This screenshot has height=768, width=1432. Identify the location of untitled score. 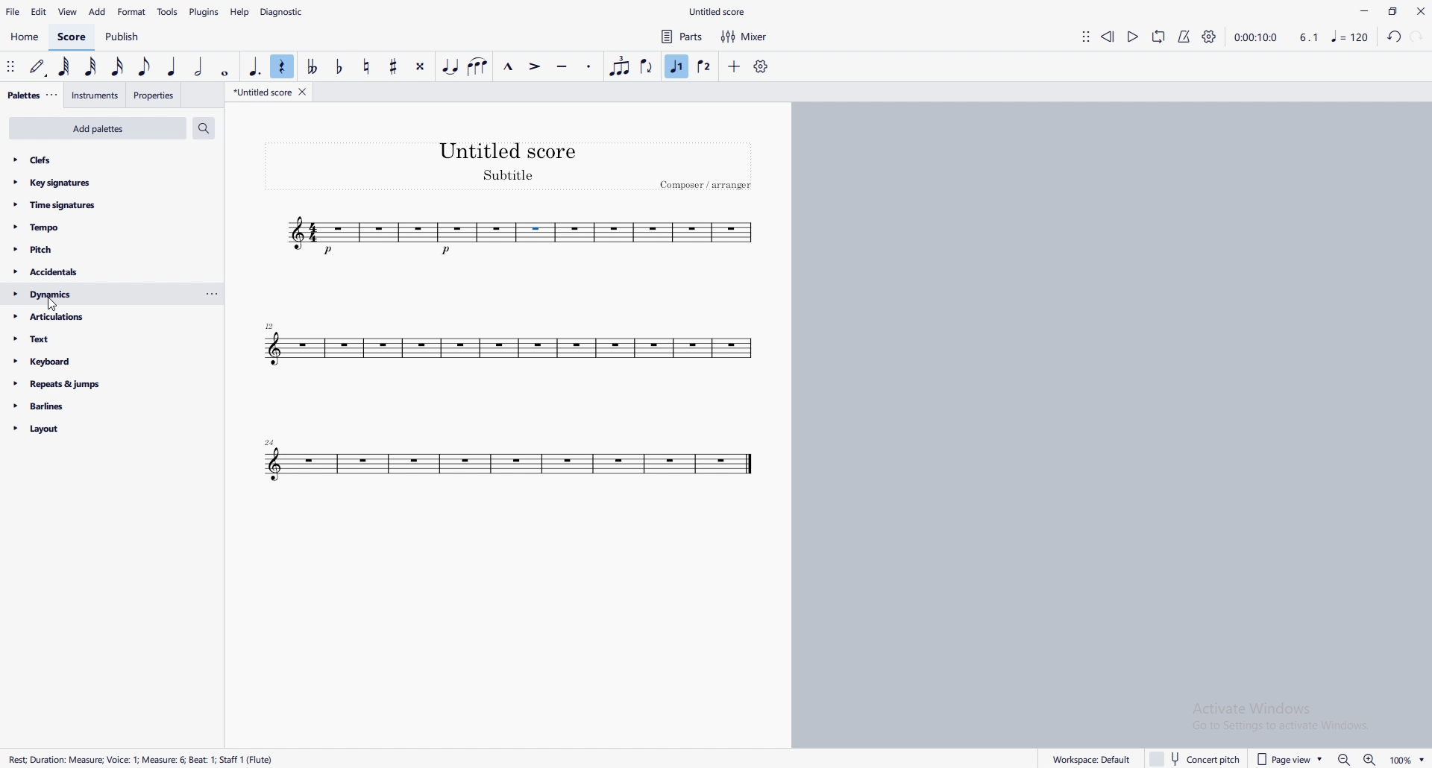
(263, 92).